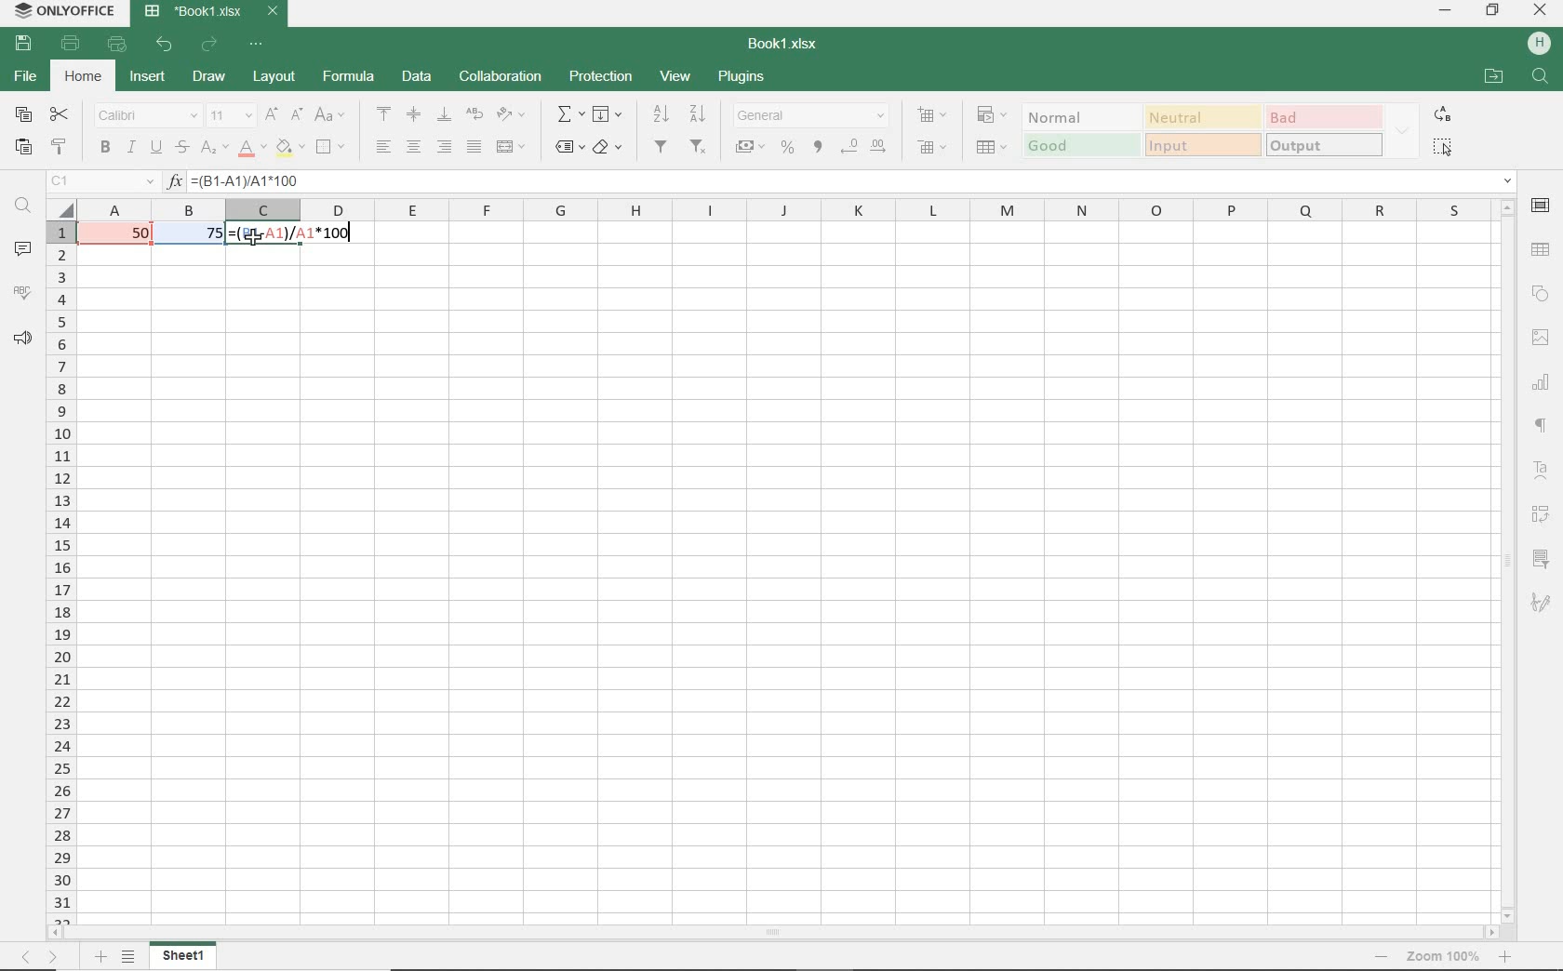  Describe the element at coordinates (675, 75) in the screenshot. I see `view` at that location.